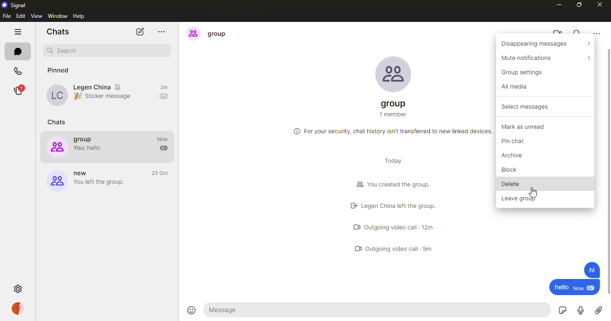 Image resolution: width=611 pixels, height=321 pixels. I want to click on chats, so click(19, 51).